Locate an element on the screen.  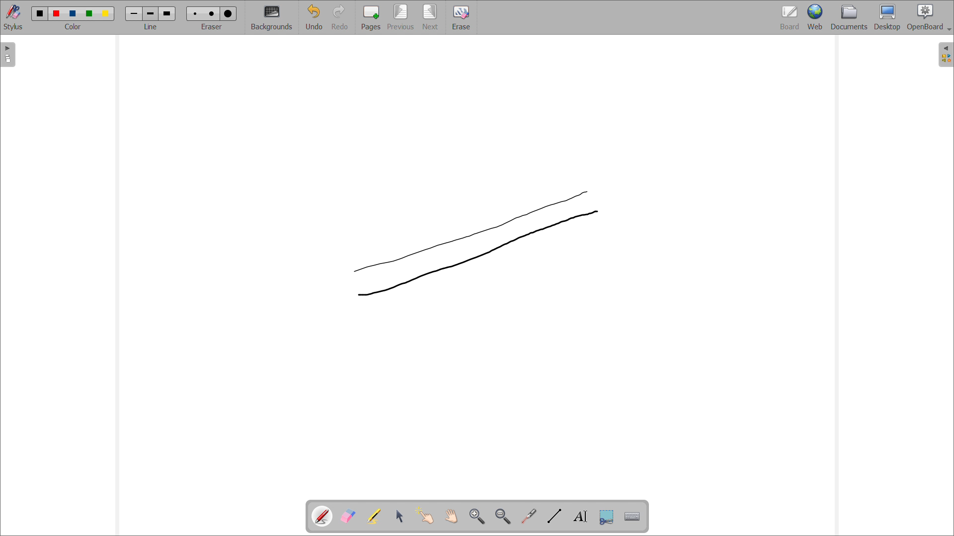
backgrounds is located at coordinates (272, 17).